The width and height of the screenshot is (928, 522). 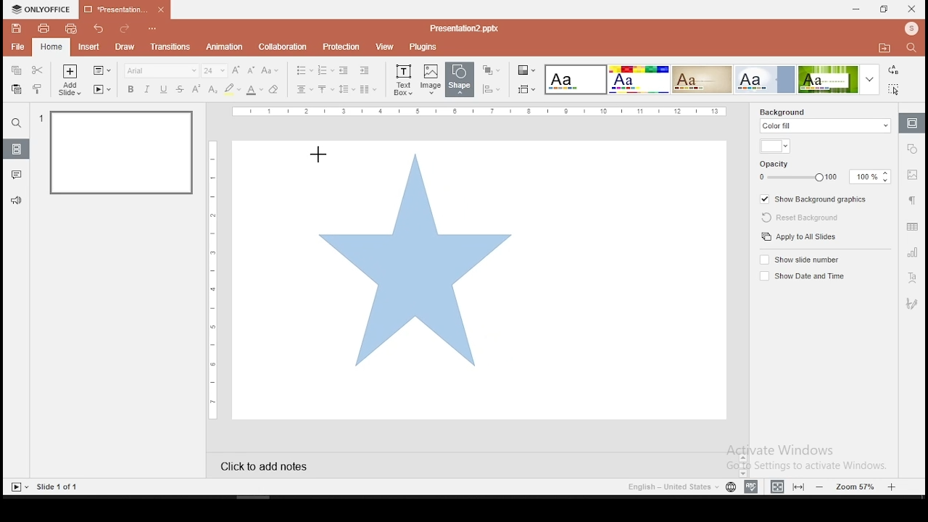 What do you see at coordinates (238, 71) in the screenshot?
I see `increase font size` at bounding box center [238, 71].